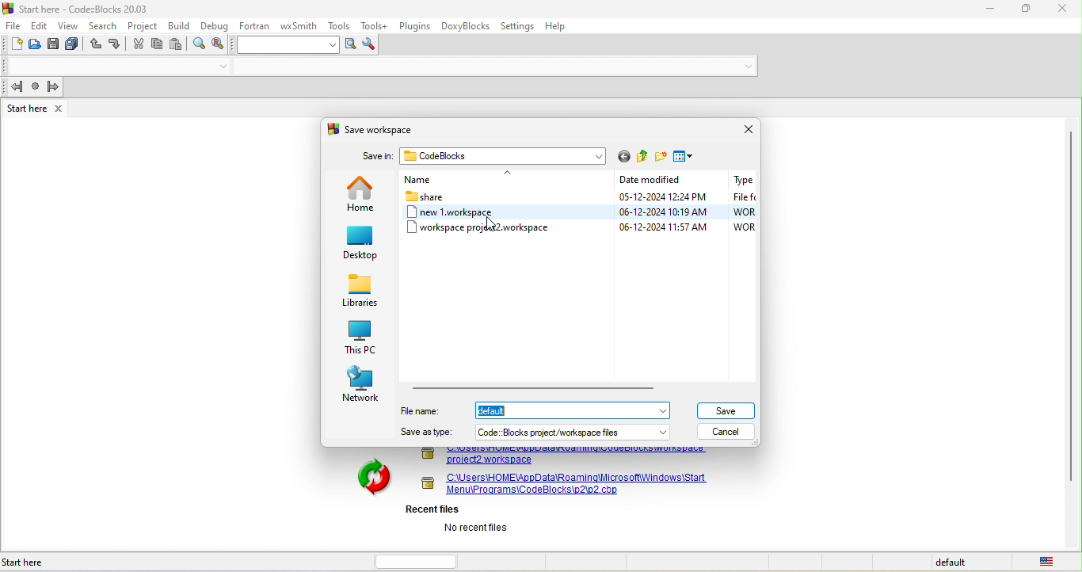 Image resolution: width=1082 pixels, height=572 pixels. What do you see at coordinates (95, 46) in the screenshot?
I see `undo` at bounding box center [95, 46].